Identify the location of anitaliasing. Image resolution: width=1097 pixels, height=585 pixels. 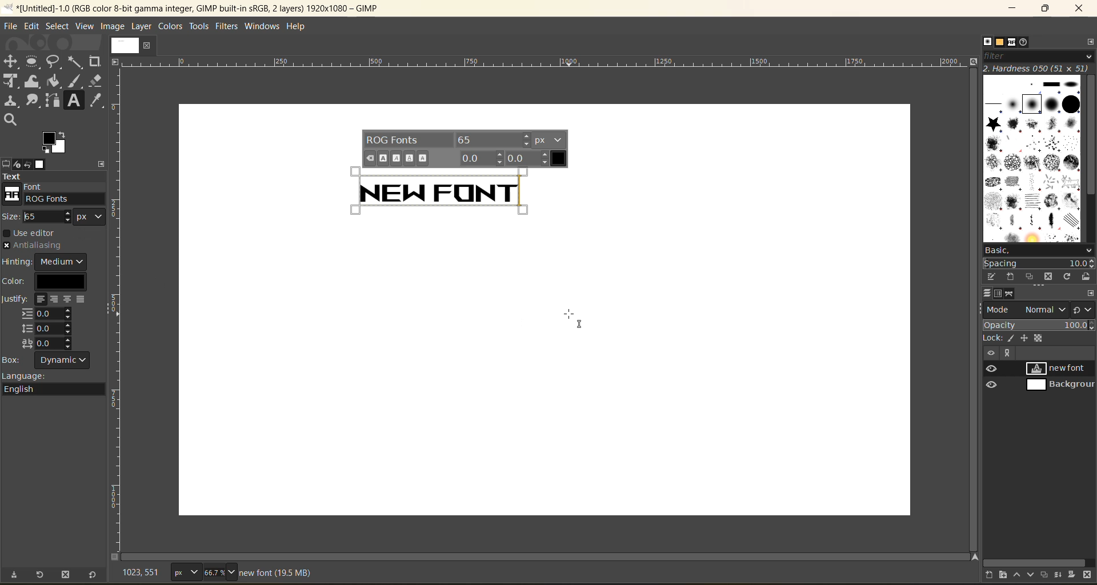
(42, 245).